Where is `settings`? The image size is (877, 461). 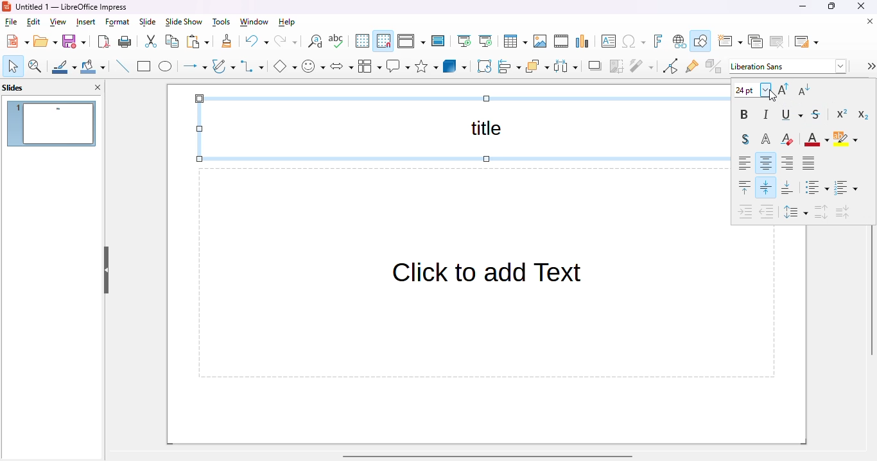
settings is located at coordinates (870, 66).